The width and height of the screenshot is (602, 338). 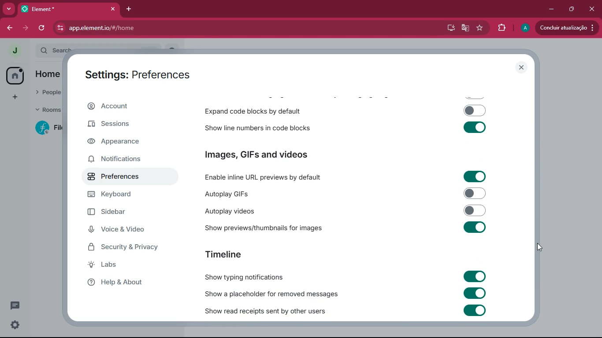 I want to click on account, so click(x=129, y=106).